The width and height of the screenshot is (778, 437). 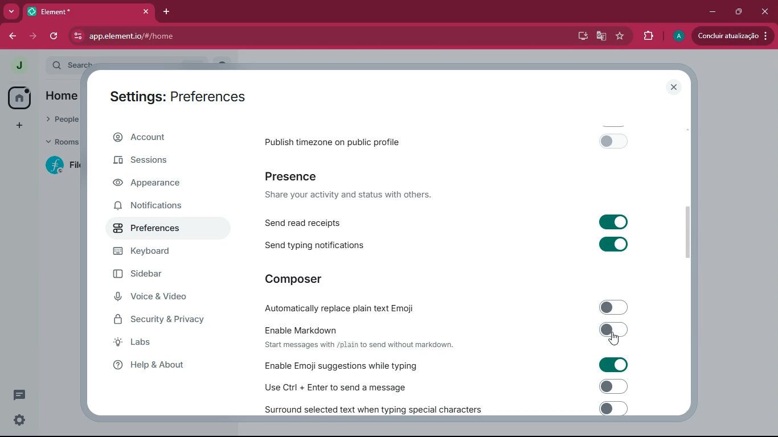 What do you see at coordinates (159, 254) in the screenshot?
I see `keyboard` at bounding box center [159, 254].